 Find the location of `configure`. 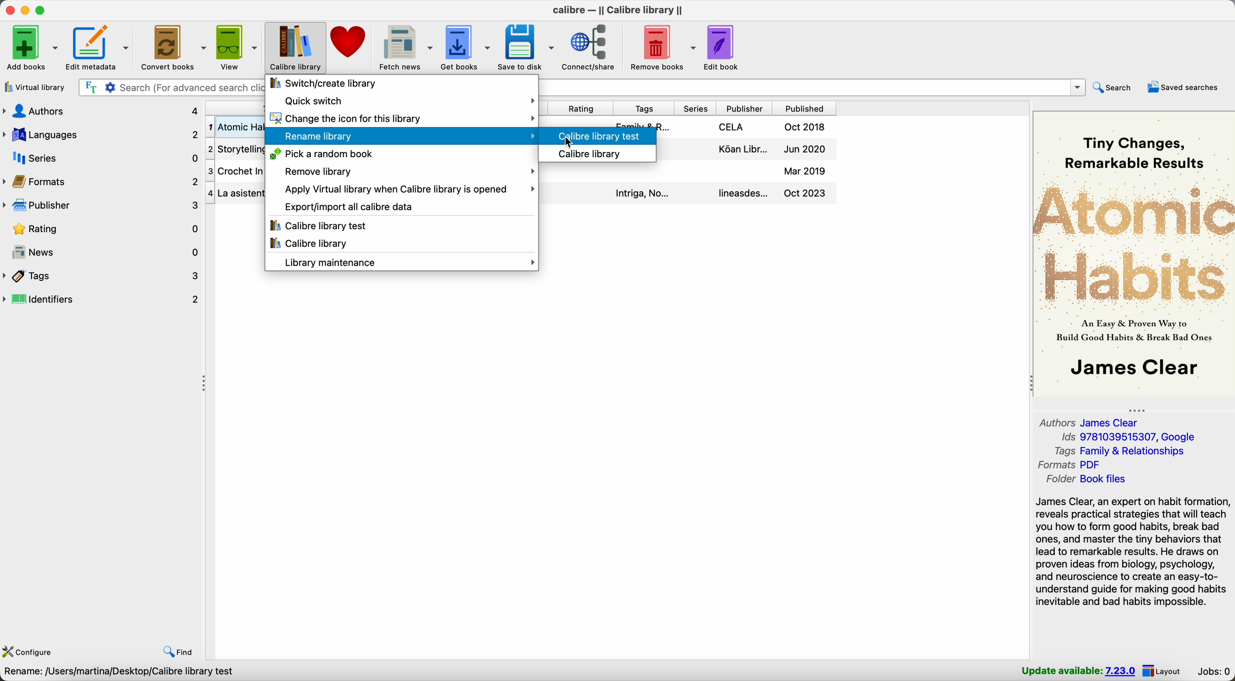

configure is located at coordinates (31, 650).